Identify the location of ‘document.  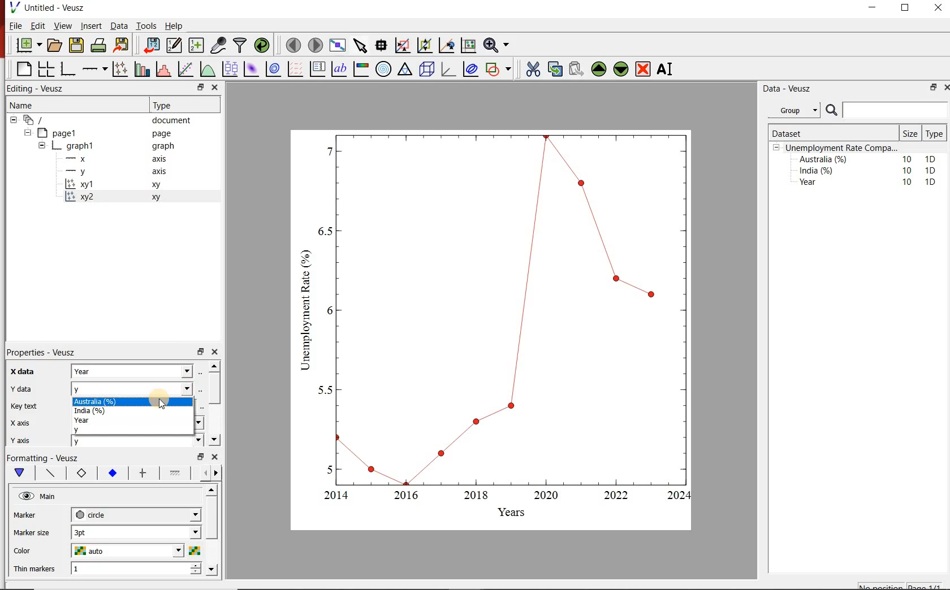
(106, 119).